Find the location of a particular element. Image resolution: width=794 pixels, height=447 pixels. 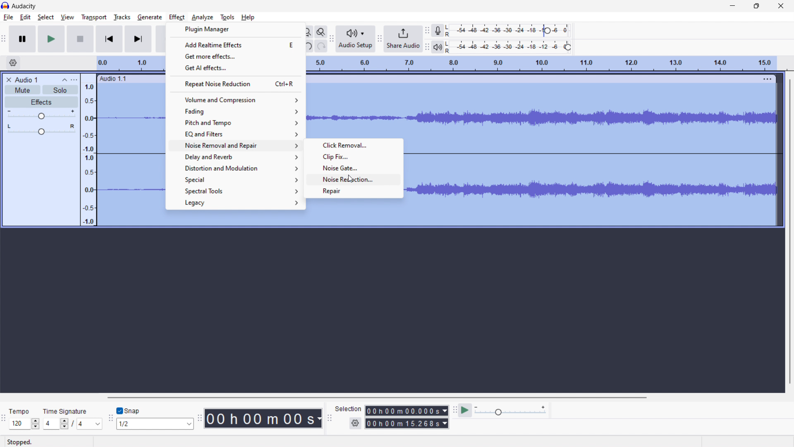

delete audio is located at coordinates (8, 79).